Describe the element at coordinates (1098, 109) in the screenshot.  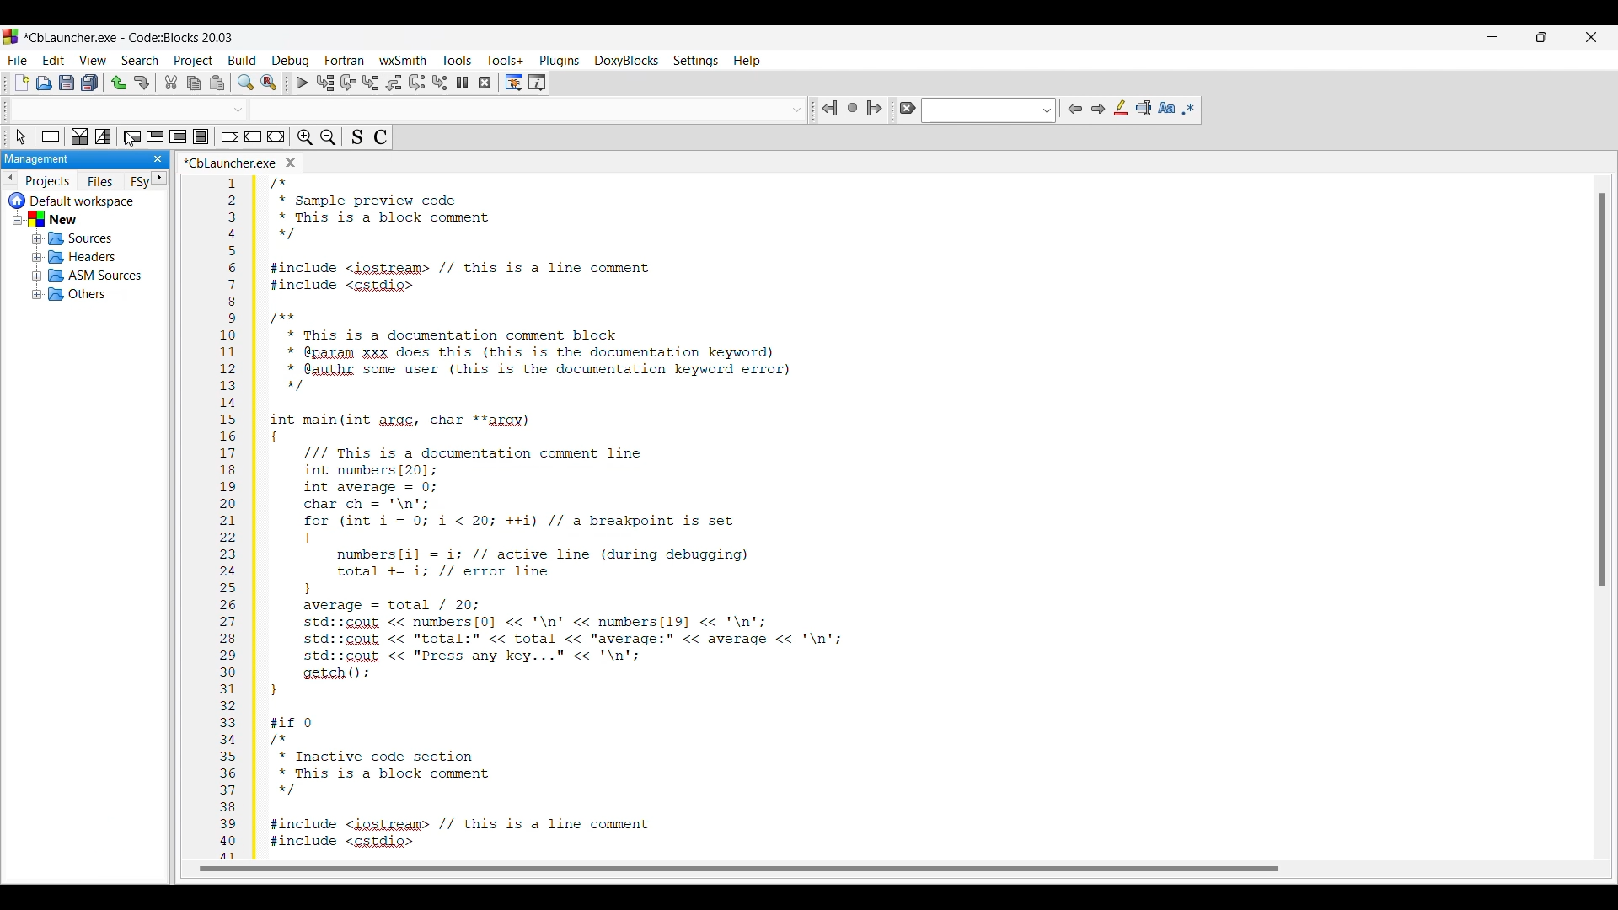
I see `Next` at that location.